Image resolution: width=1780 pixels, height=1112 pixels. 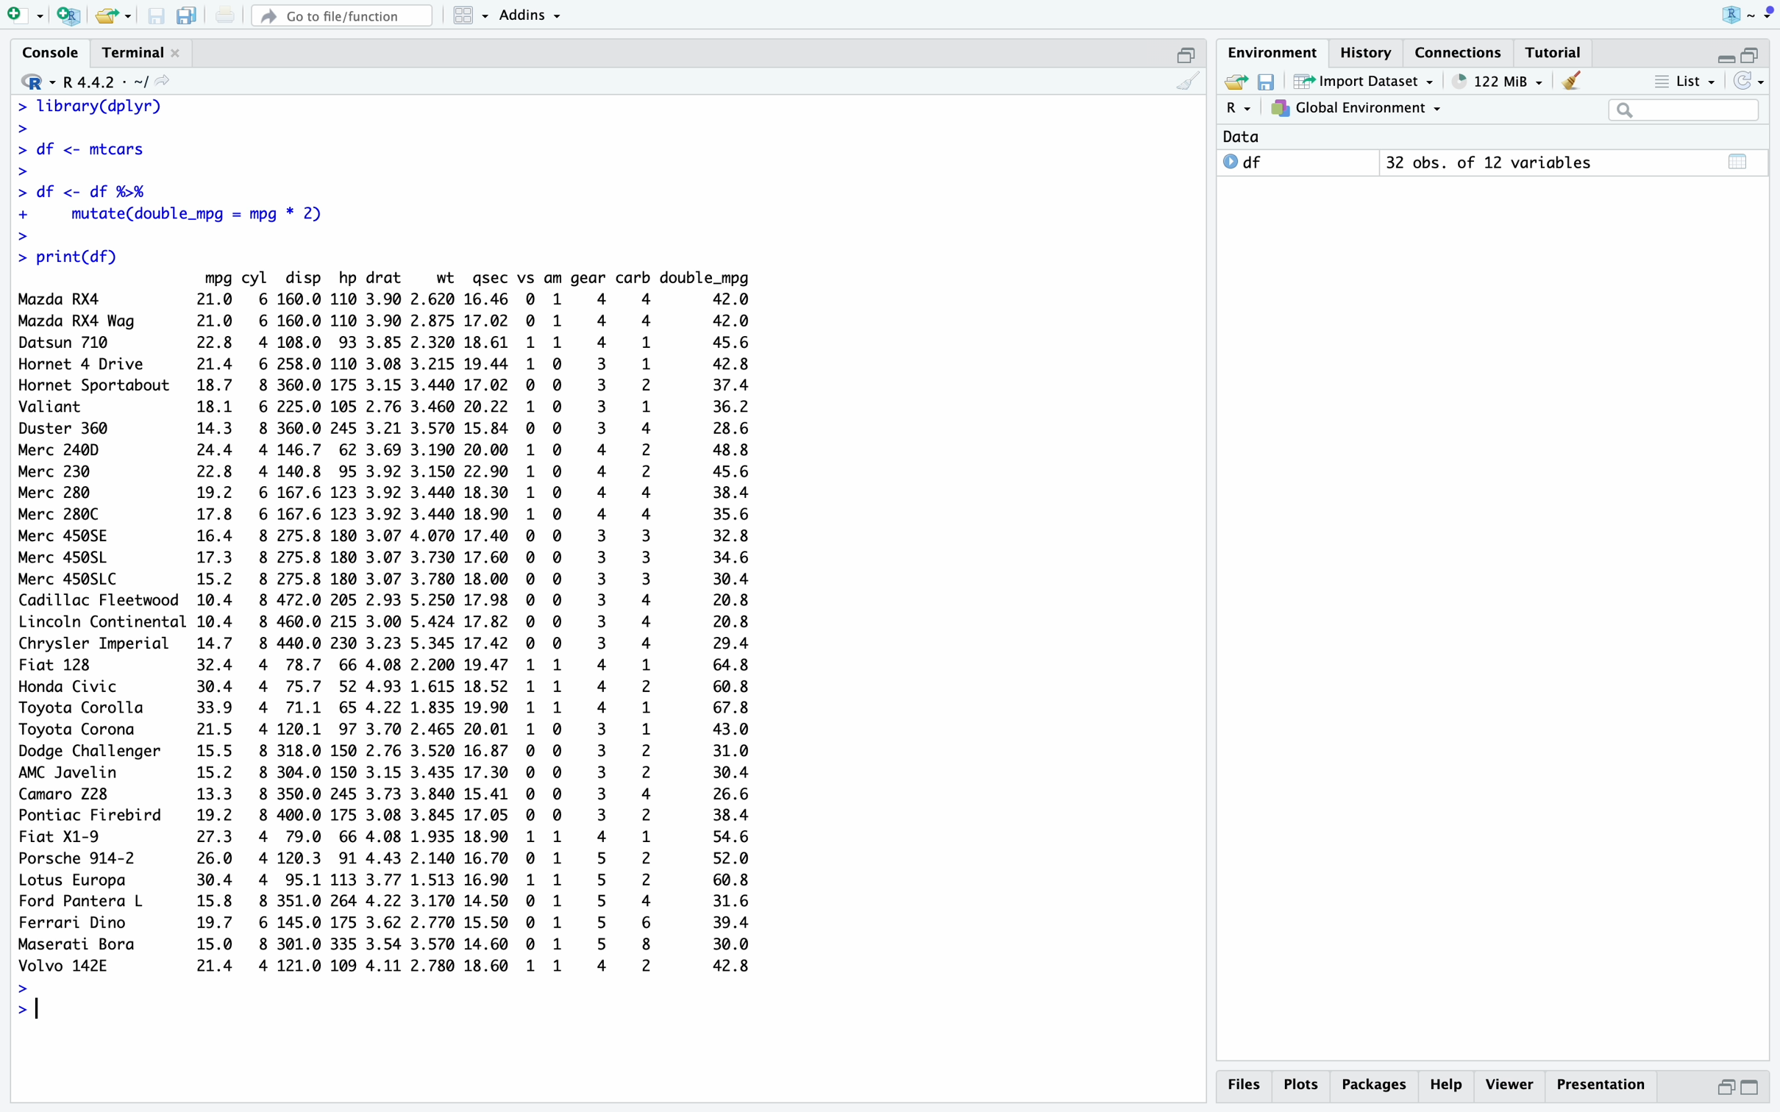 I want to click on printed a table of different cars details, so click(x=384, y=623).